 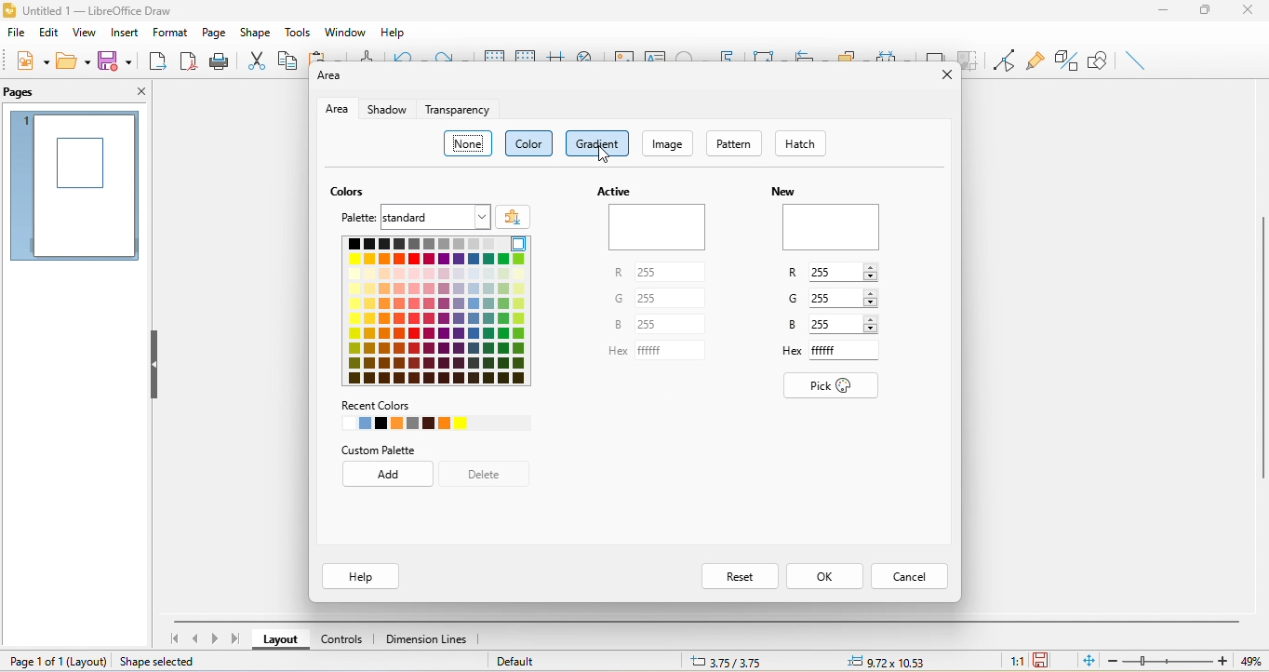 What do you see at coordinates (671, 351) in the screenshot?
I see `ffffff` at bounding box center [671, 351].